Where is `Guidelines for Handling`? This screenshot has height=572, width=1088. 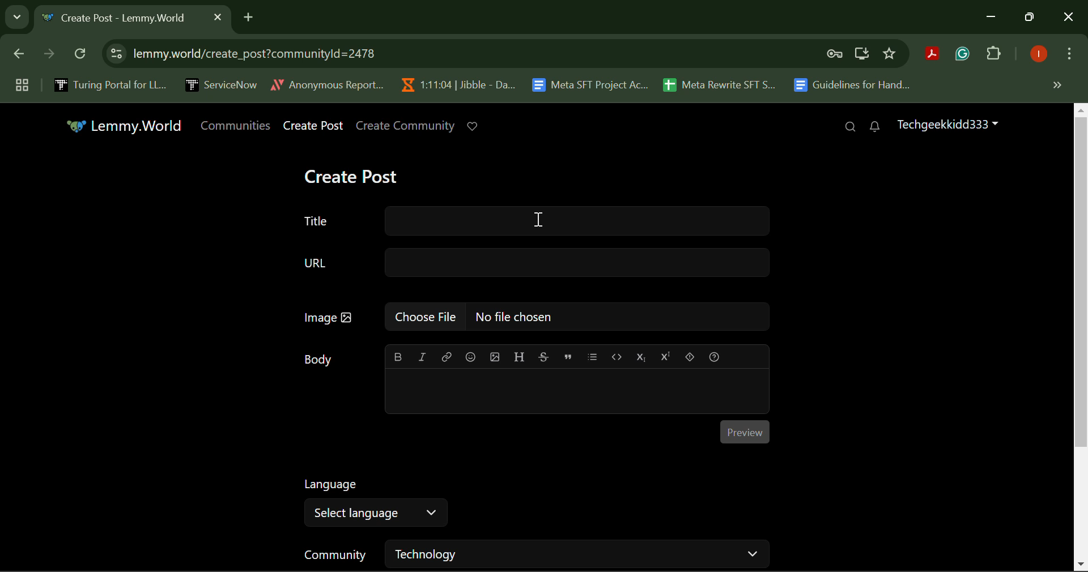 Guidelines for Handling is located at coordinates (853, 85).